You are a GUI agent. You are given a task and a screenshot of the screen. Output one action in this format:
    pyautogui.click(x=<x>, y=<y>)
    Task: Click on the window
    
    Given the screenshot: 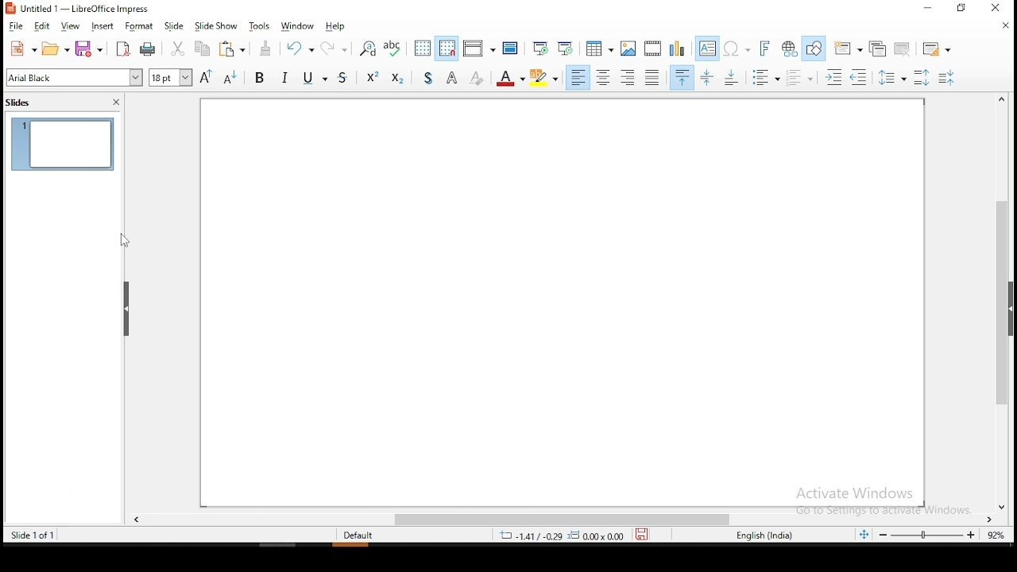 What is the action you would take?
    pyautogui.click(x=301, y=25)
    